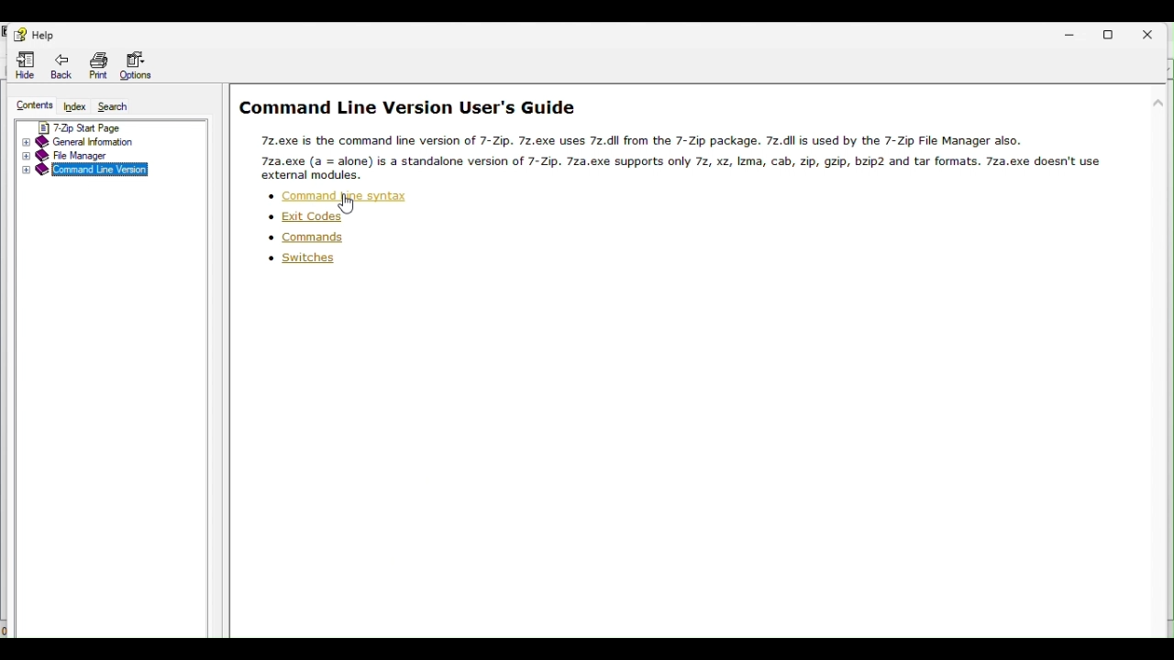 Image resolution: width=1174 pixels, height=660 pixels. Describe the element at coordinates (138, 62) in the screenshot. I see `options ` at that location.